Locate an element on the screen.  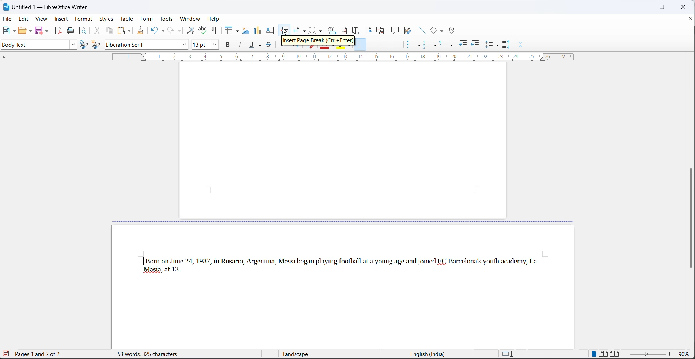
 is located at coordinates (201, 45).